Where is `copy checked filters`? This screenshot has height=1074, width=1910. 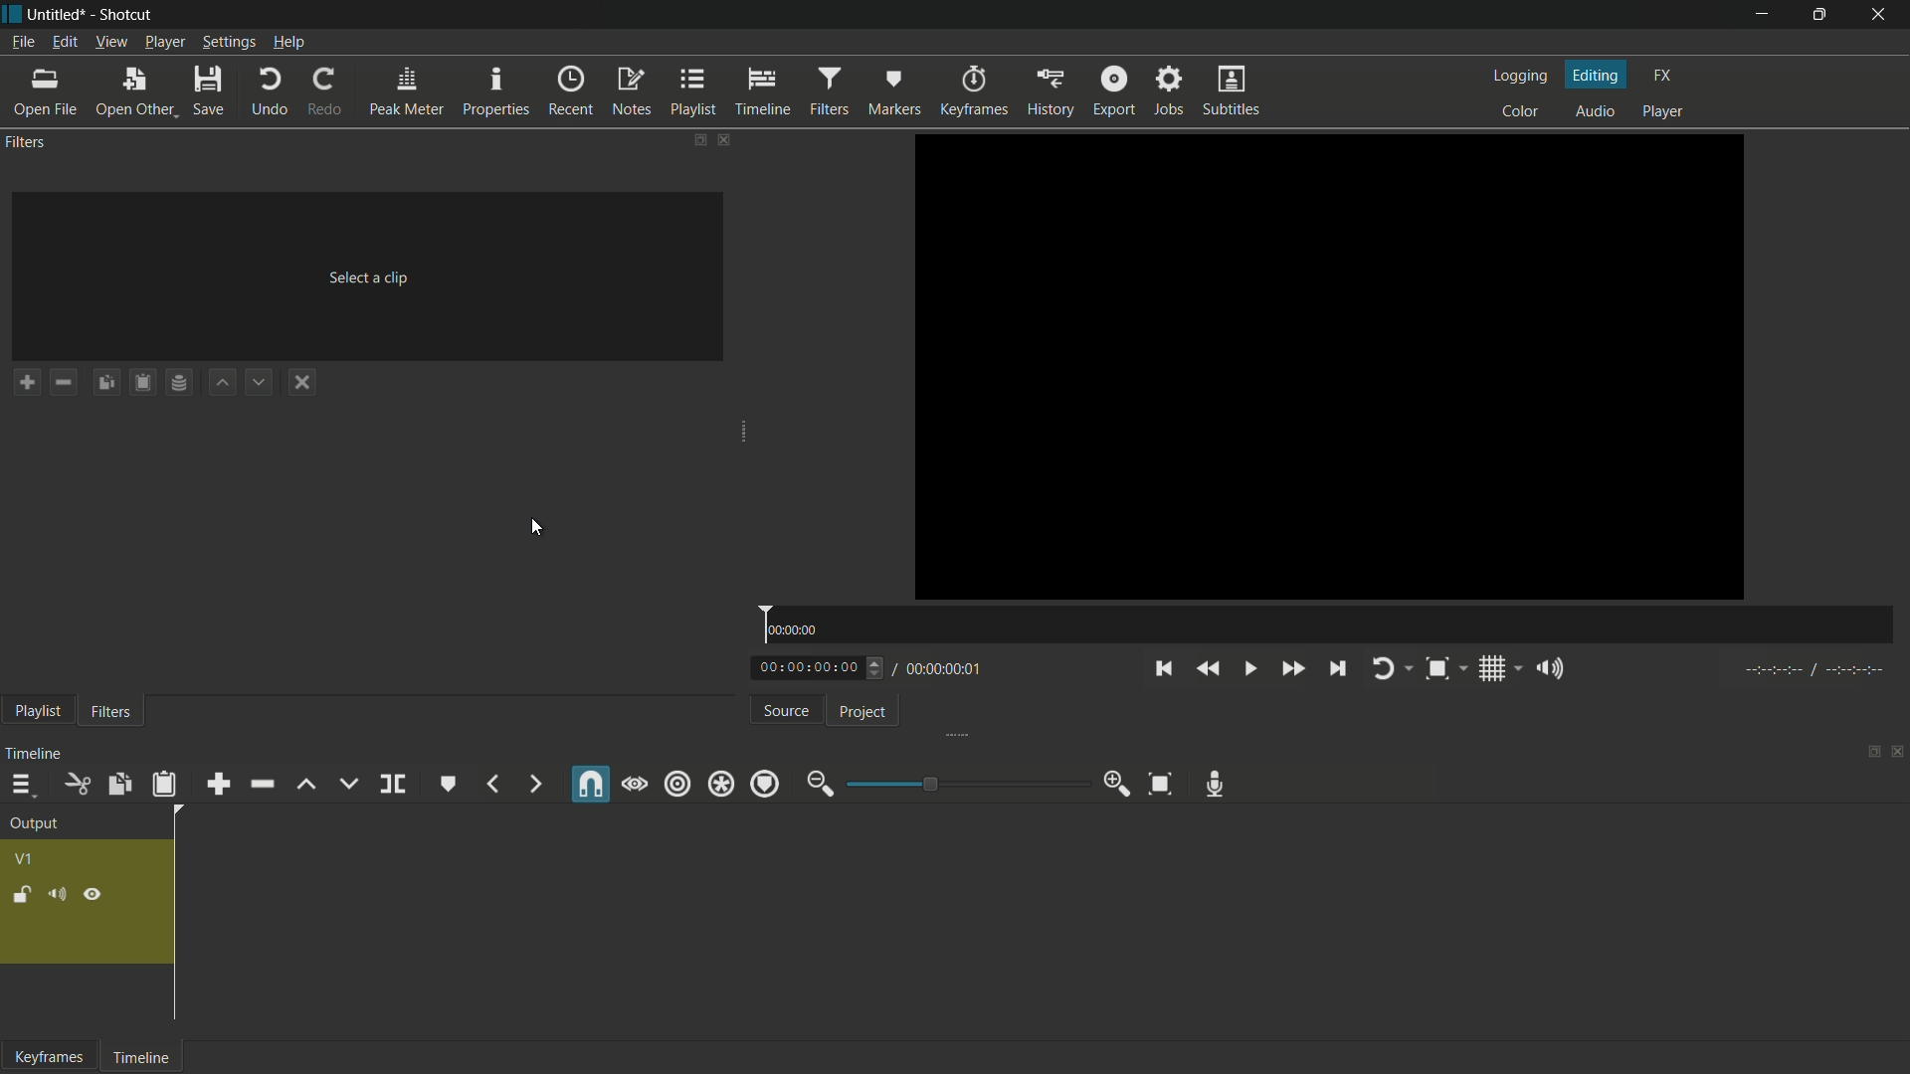 copy checked filters is located at coordinates (105, 381).